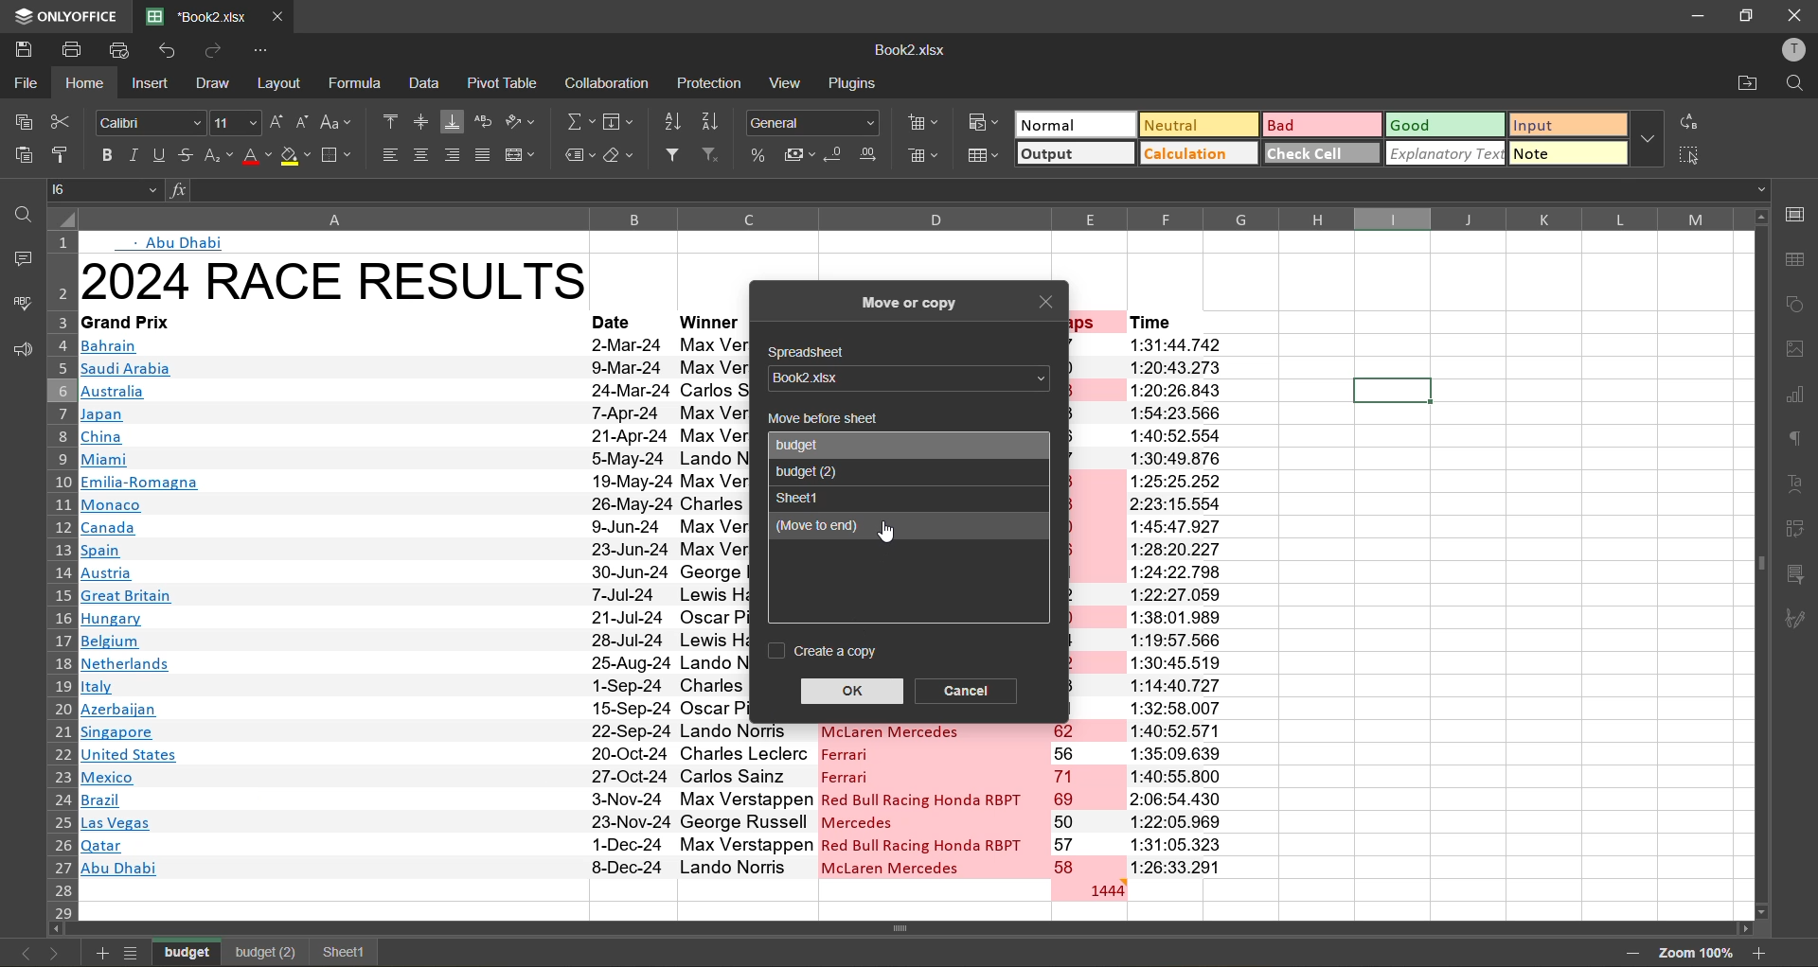 This screenshot has width=1818, height=967. I want to click on sheet1, so click(341, 952).